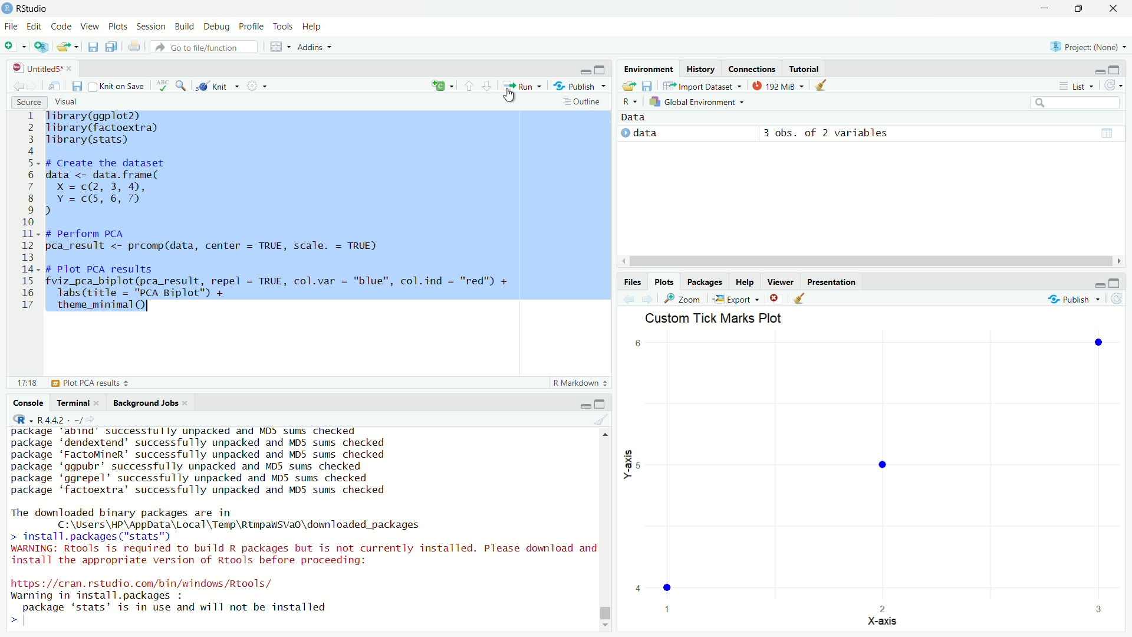 Image resolution: width=1132 pixels, height=637 pixels. What do you see at coordinates (603, 70) in the screenshot?
I see `maximize` at bounding box center [603, 70].